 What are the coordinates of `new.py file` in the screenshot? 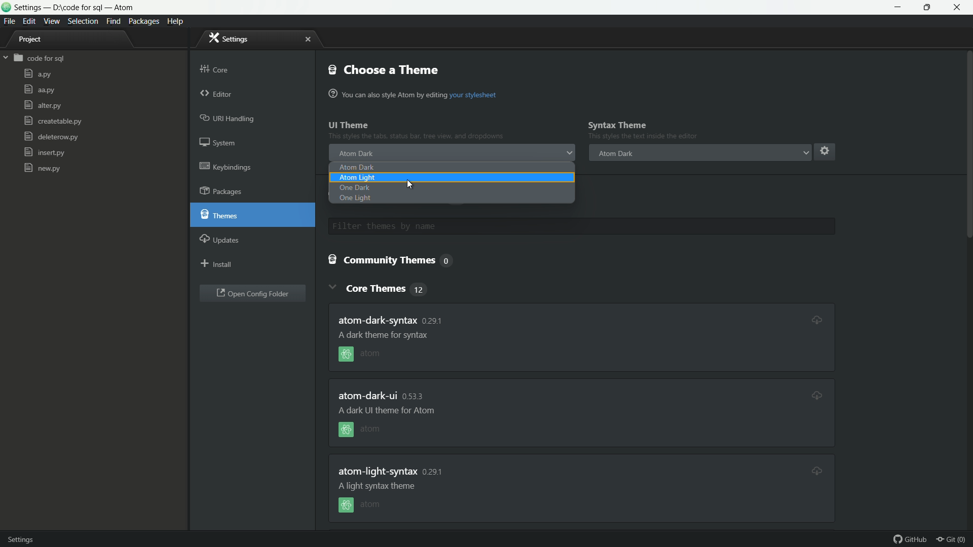 It's located at (42, 168).